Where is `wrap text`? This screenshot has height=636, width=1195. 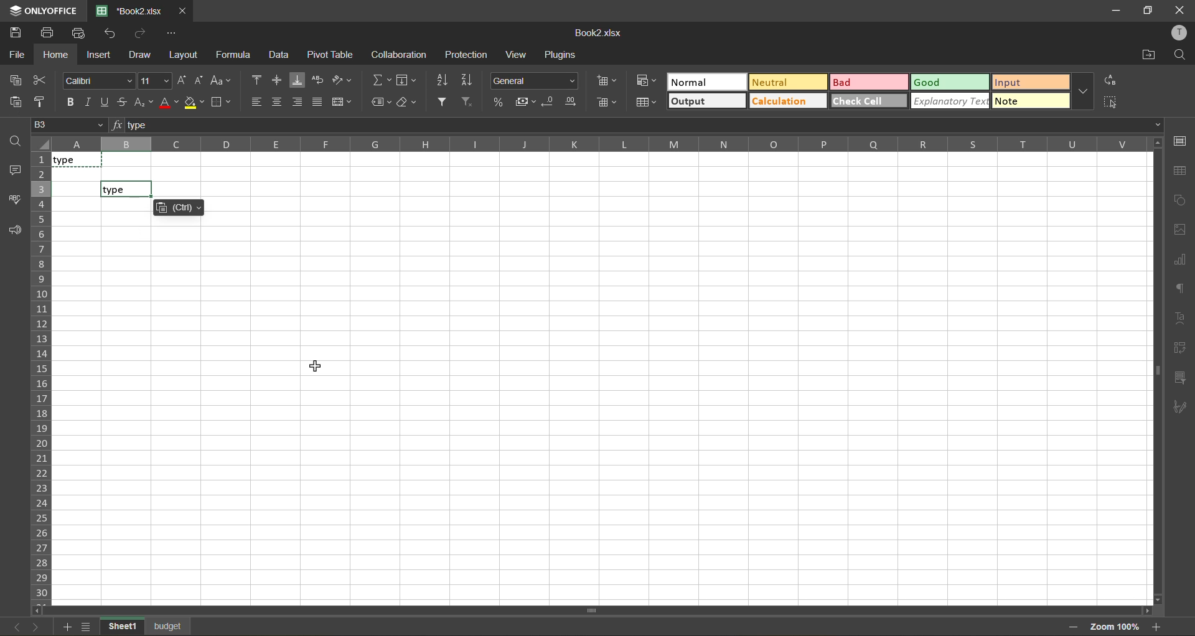
wrap text is located at coordinates (317, 80).